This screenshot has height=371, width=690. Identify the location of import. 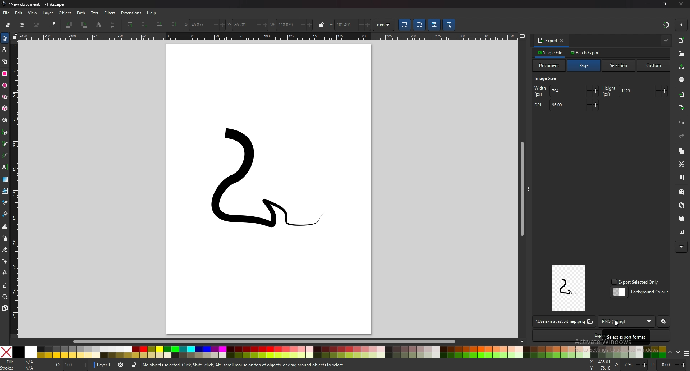
(682, 95).